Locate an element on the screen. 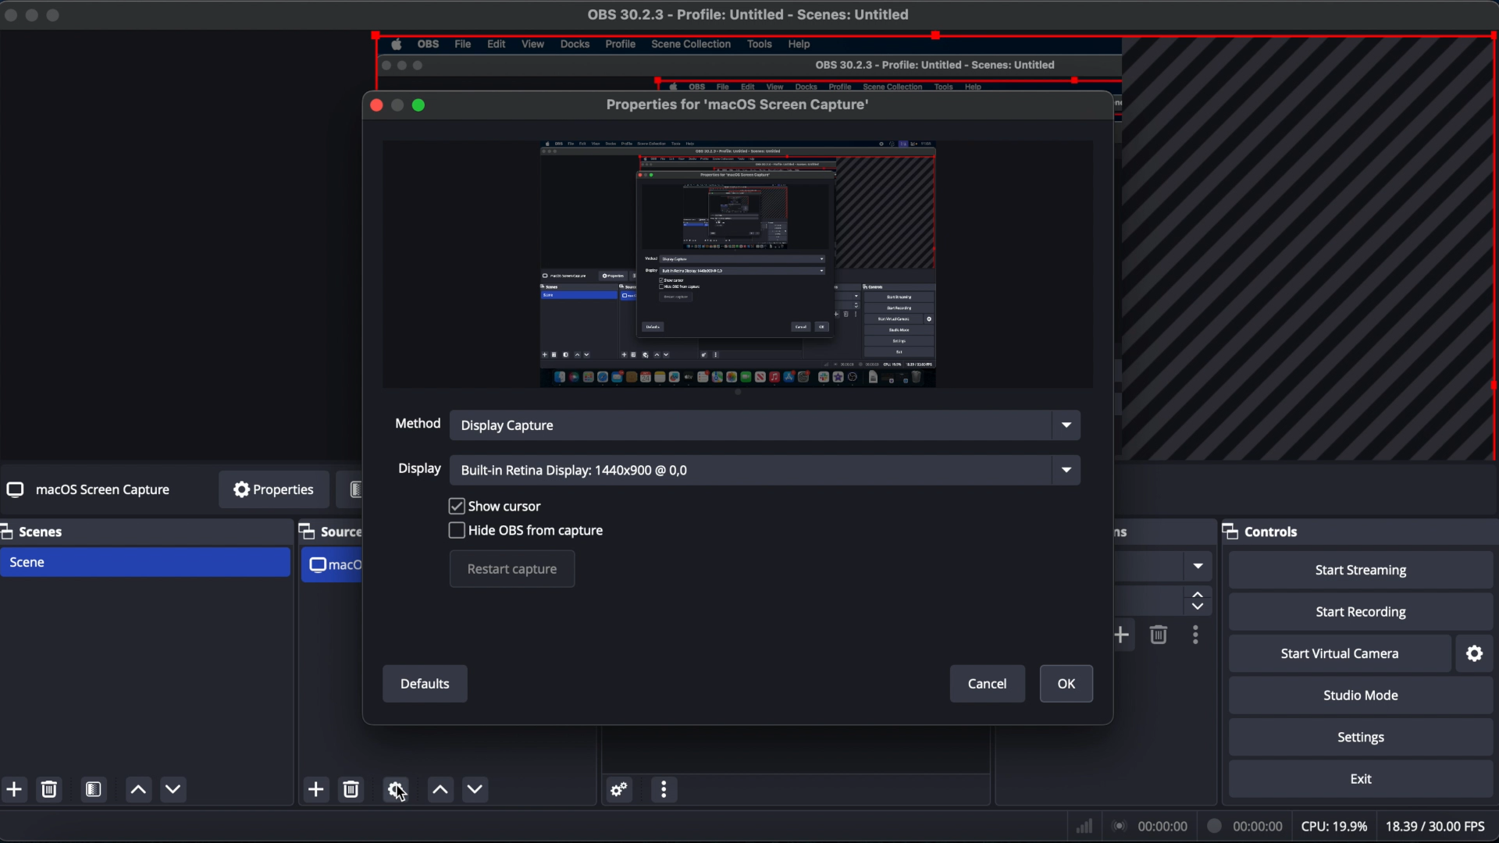 The image size is (1499, 843). advanced audio properties is located at coordinates (620, 790).